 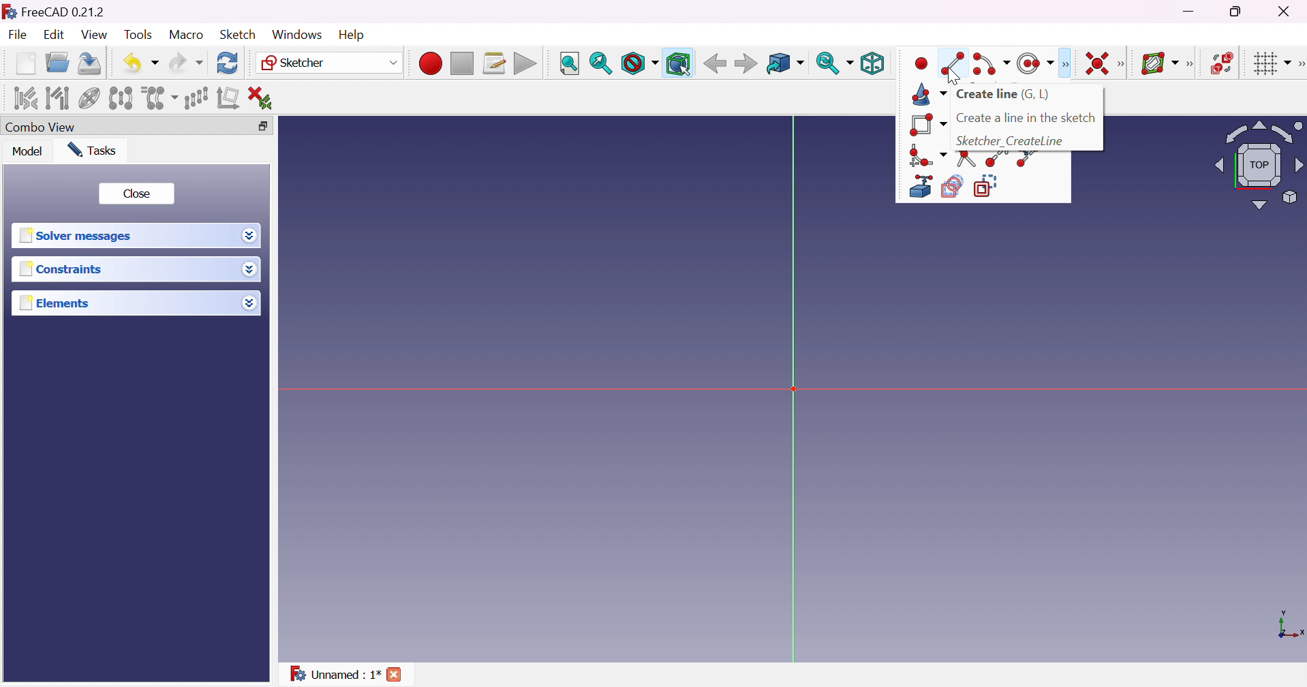 What do you see at coordinates (990, 185) in the screenshot?
I see `Toggle construction geometry` at bounding box center [990, 185].